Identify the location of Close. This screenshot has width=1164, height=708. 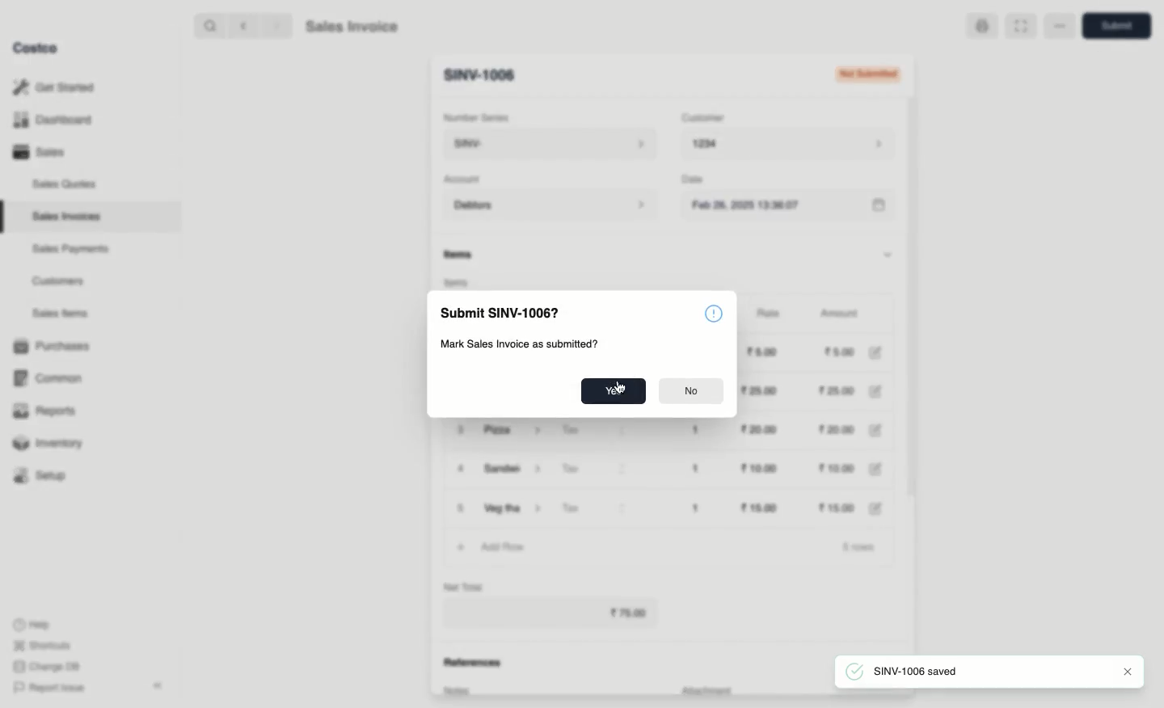
(1127, 672).